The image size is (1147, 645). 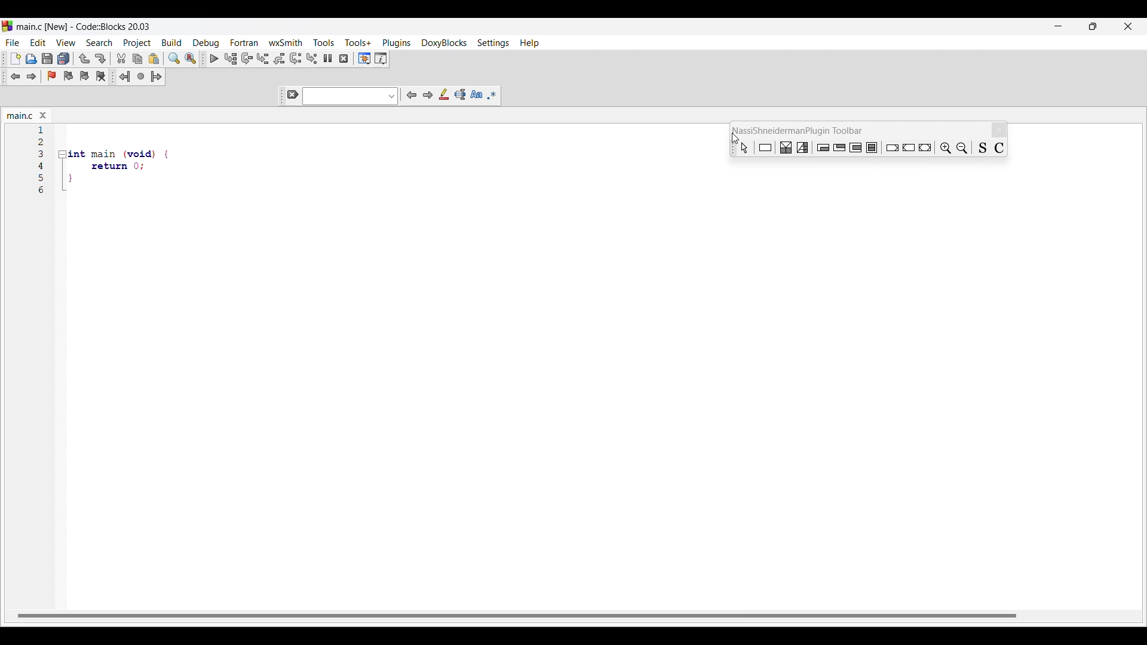 I want to click on Next, so click(x=428, y=95).